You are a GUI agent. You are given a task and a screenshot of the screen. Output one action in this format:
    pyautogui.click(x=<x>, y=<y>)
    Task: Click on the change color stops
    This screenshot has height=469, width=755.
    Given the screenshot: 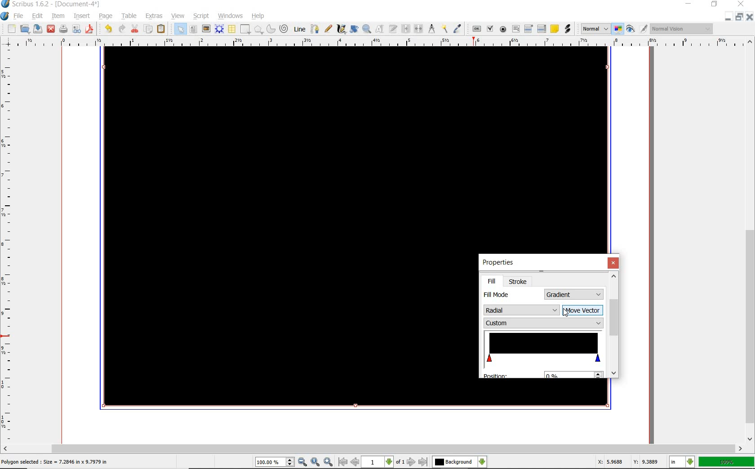 What is the action you would take?
    pyautogui.click(x=542, y=349)
    